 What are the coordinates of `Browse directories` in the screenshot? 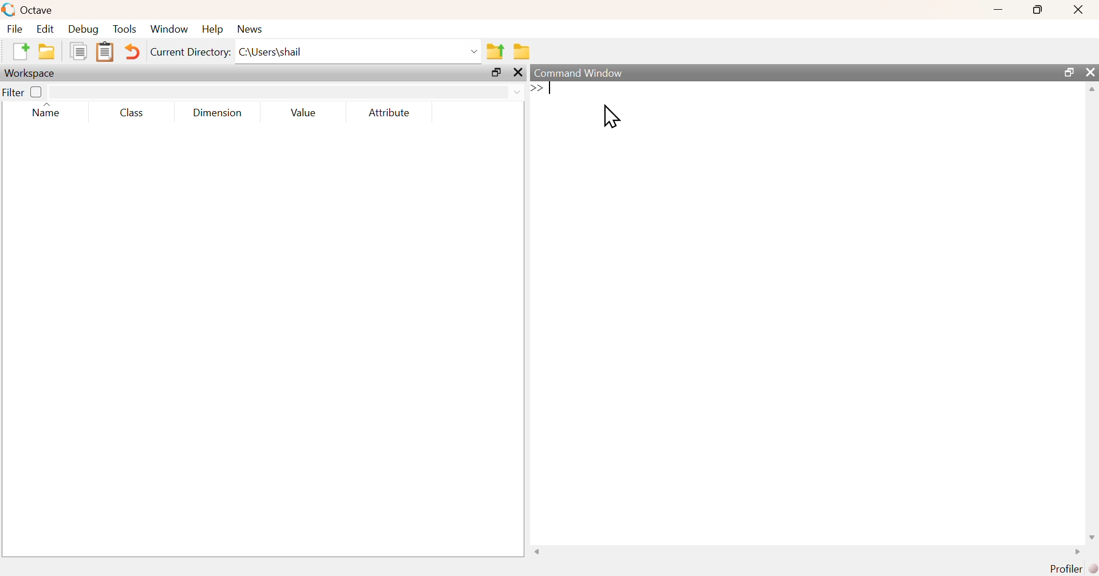 It's located at (523, 52).